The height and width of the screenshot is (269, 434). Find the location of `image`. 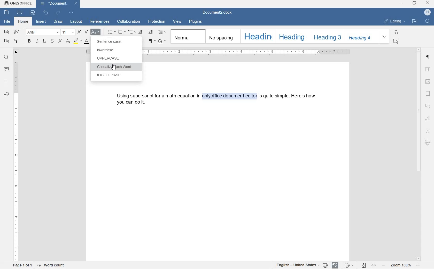

image is located at coordinates (428, 81).